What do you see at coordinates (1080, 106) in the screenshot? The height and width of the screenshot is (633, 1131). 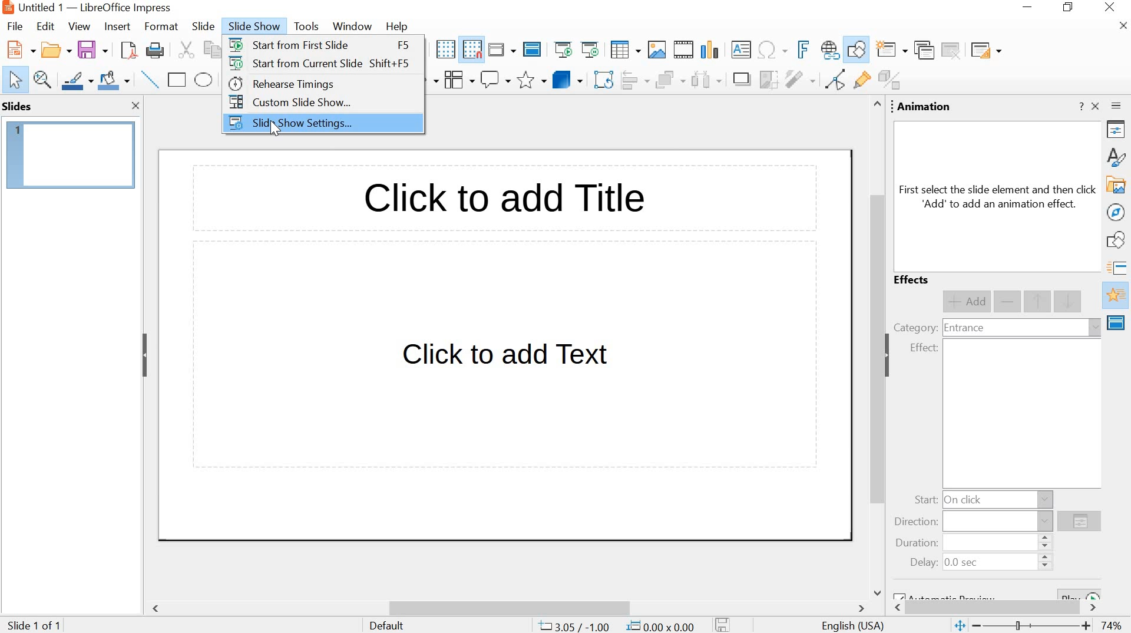 I see `help about this sidebar deck` at bounding box center [1080, 106].